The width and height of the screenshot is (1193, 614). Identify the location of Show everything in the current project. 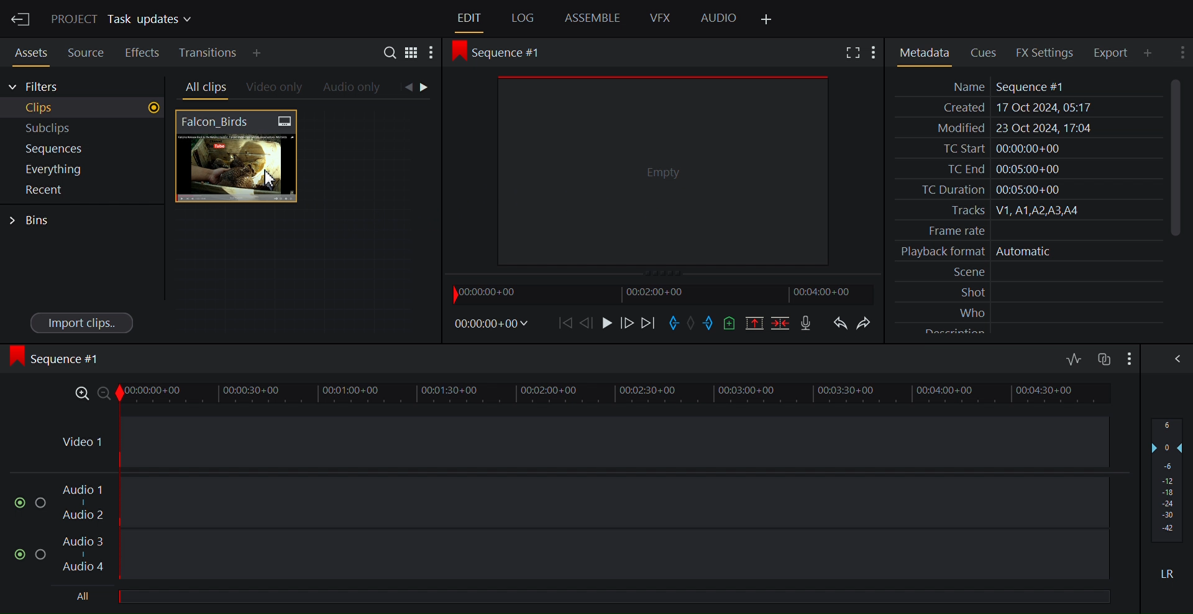
(81, 169).